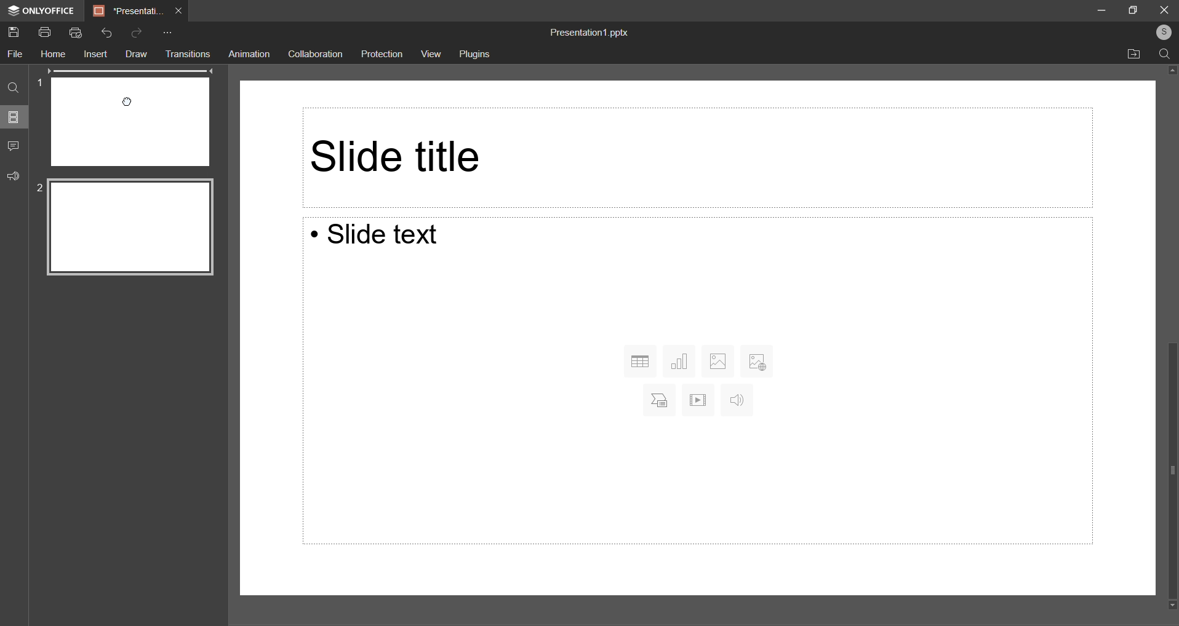  What do you see at coordinates (135, 53) in the screenshot?
I see `Draw` at bounding box center [135, 53].